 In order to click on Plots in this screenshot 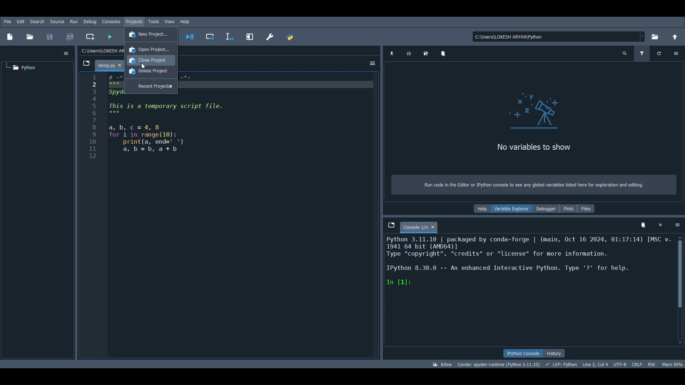, I will do `click(569, 208)`.